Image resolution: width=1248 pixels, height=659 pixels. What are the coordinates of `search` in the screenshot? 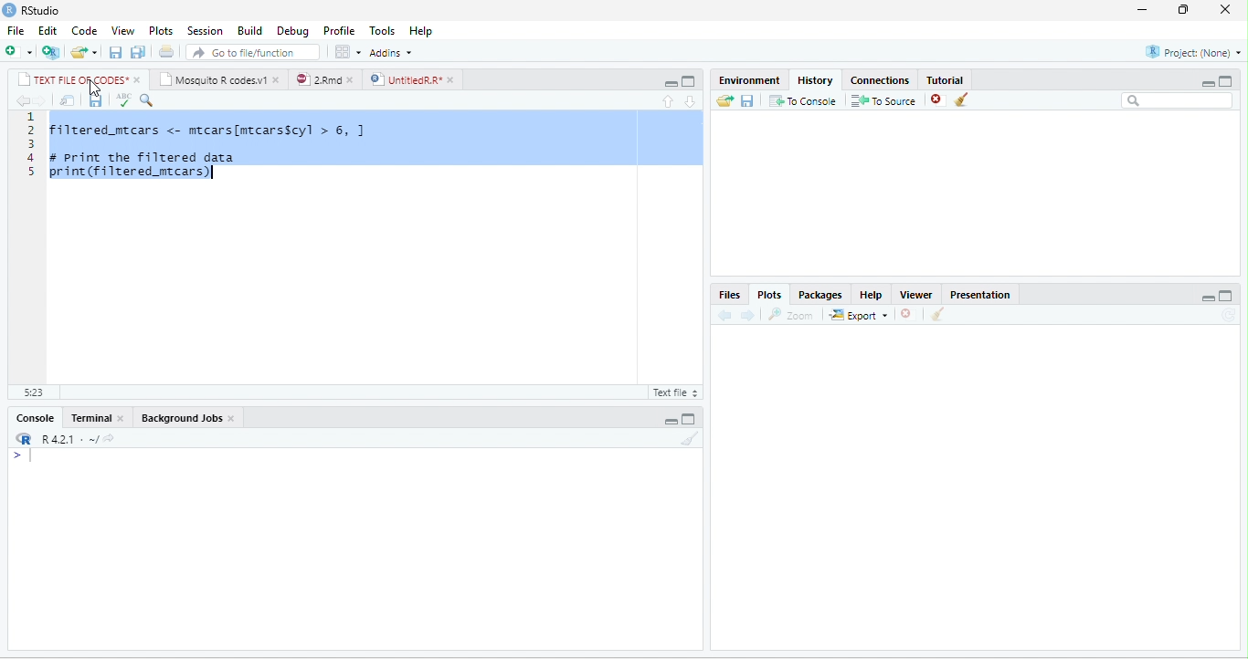 It's located at (146, 100).